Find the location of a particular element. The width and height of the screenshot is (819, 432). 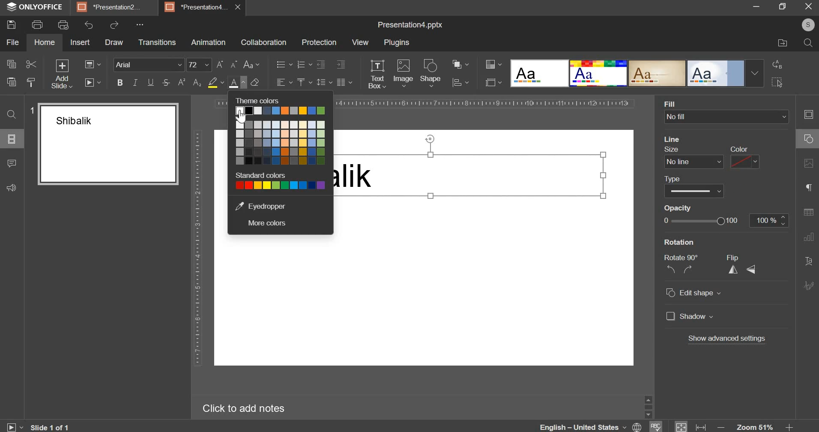

Slide 1 of 1 is located at coordinates (54, 426).